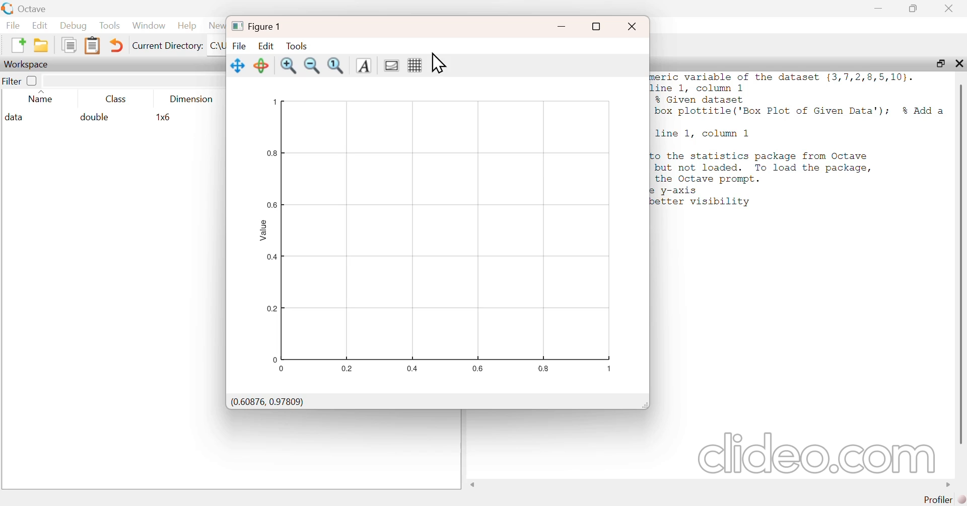  Describe the element at coordinates (66, 46) in the screenshot. I see `copy` at that location.